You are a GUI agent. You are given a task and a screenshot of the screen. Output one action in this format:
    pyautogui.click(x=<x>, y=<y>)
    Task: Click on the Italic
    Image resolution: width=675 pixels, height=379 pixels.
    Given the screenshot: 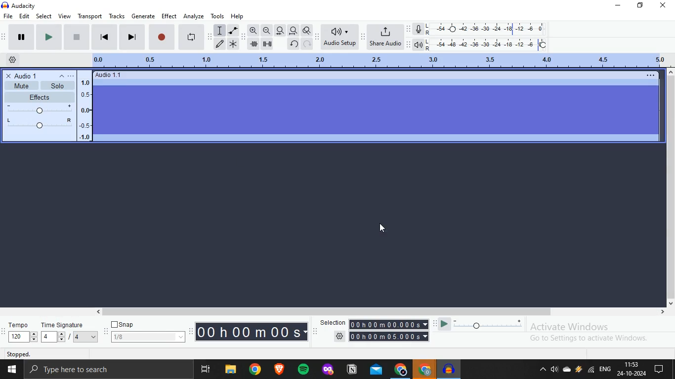 What is the action you would take?
    pyautogui.click(x=234, y=30)
    